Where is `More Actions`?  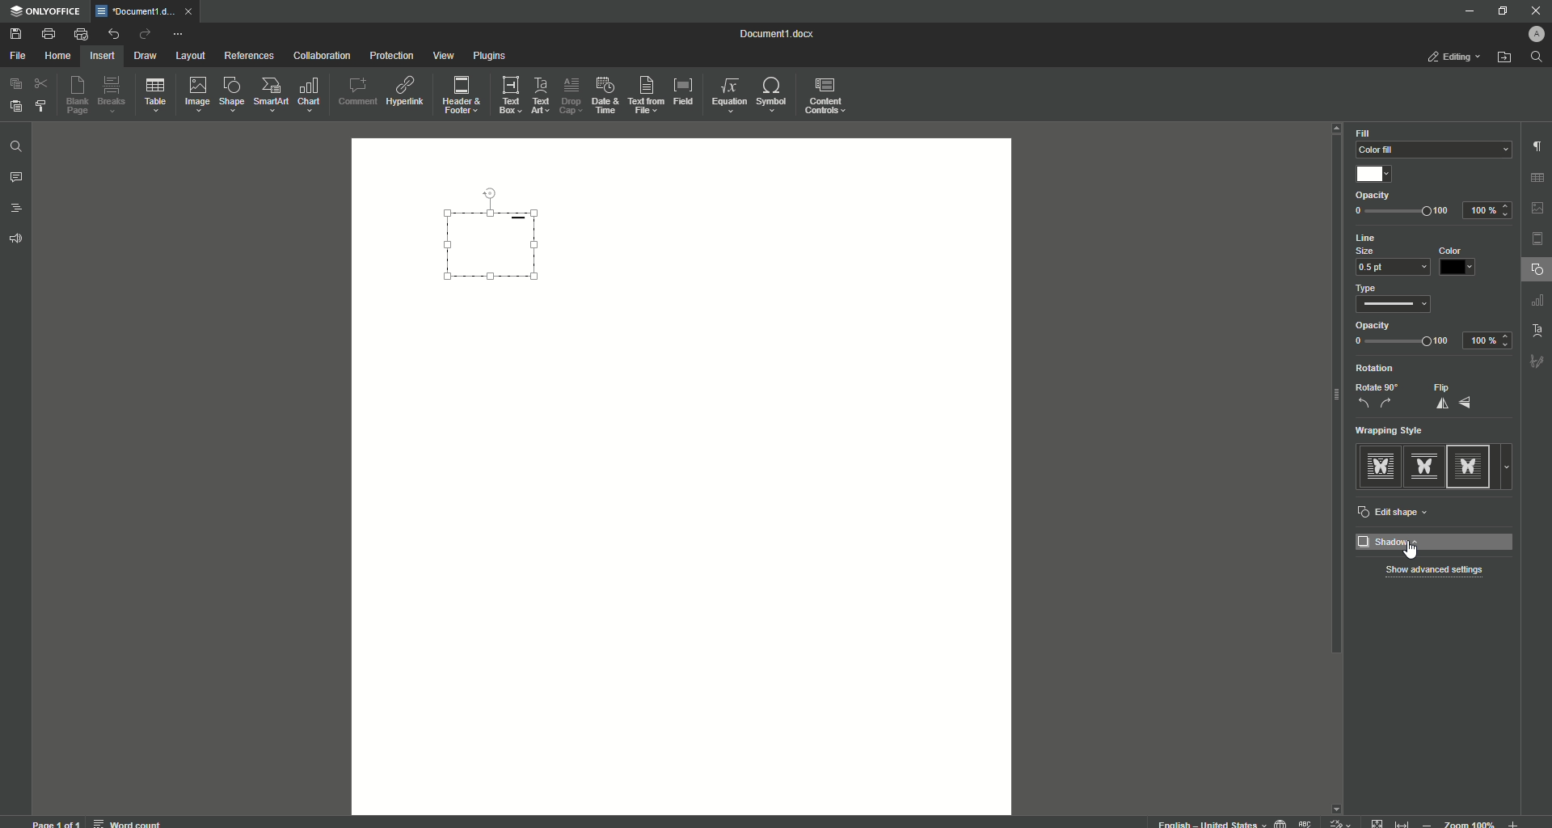 More Actions is located at coordinates (177, 36).